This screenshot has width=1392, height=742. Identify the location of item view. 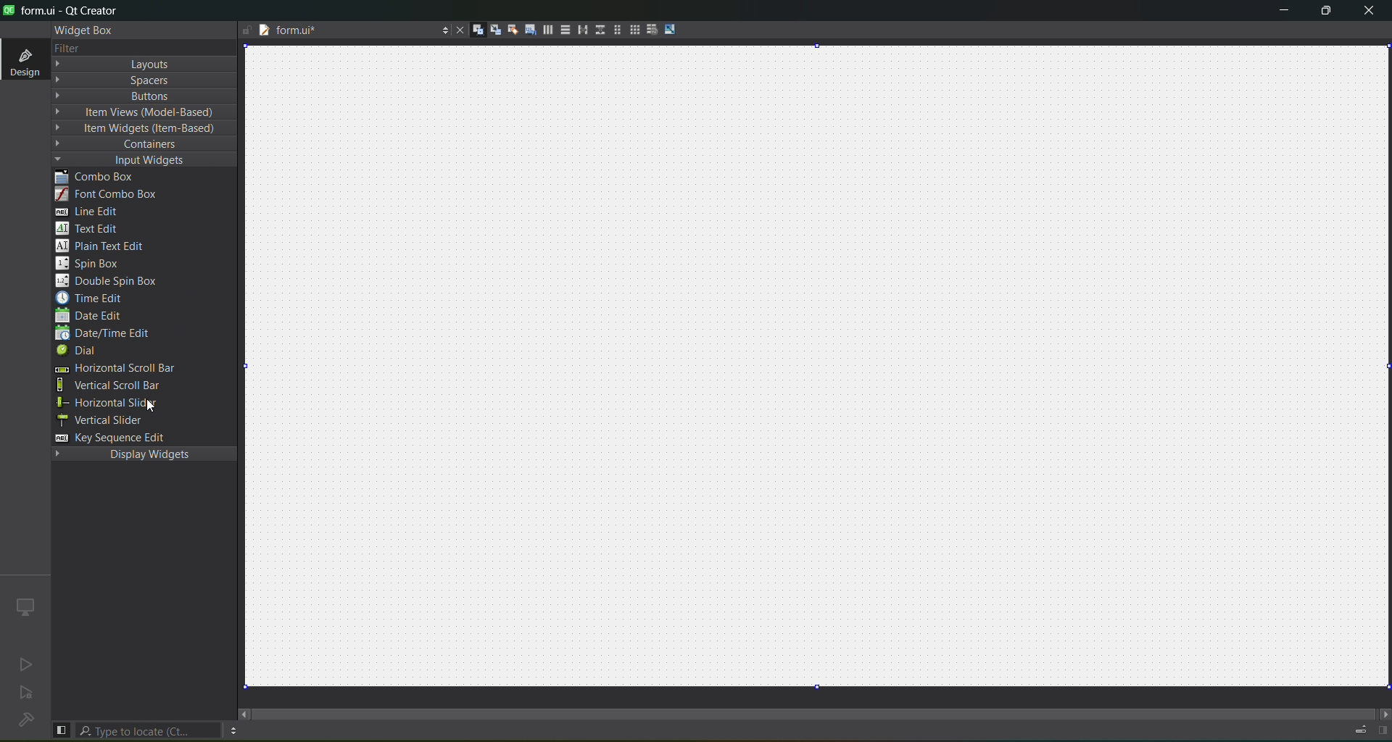
(138, 113).